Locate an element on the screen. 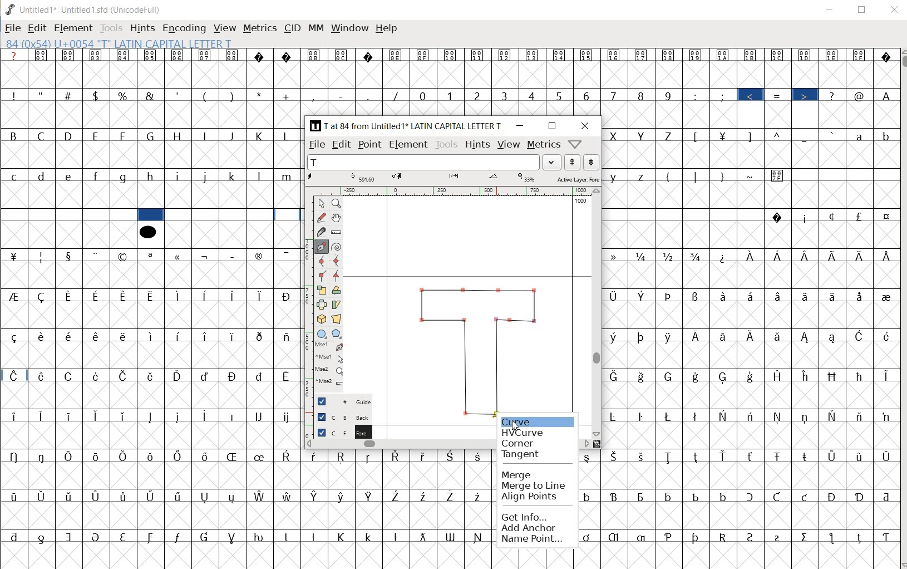  Symbol is located at coordinates (261, 255).